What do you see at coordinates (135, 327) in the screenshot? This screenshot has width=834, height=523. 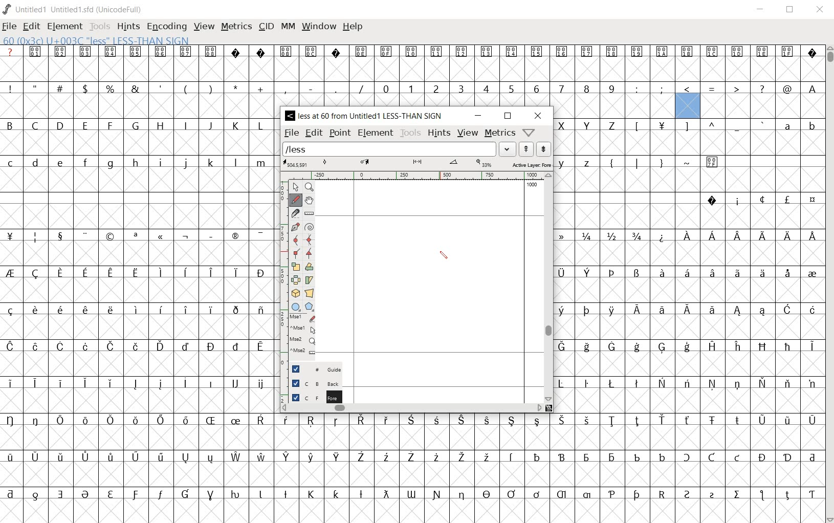 I see `empty cells` at bounding box center [135, 327].